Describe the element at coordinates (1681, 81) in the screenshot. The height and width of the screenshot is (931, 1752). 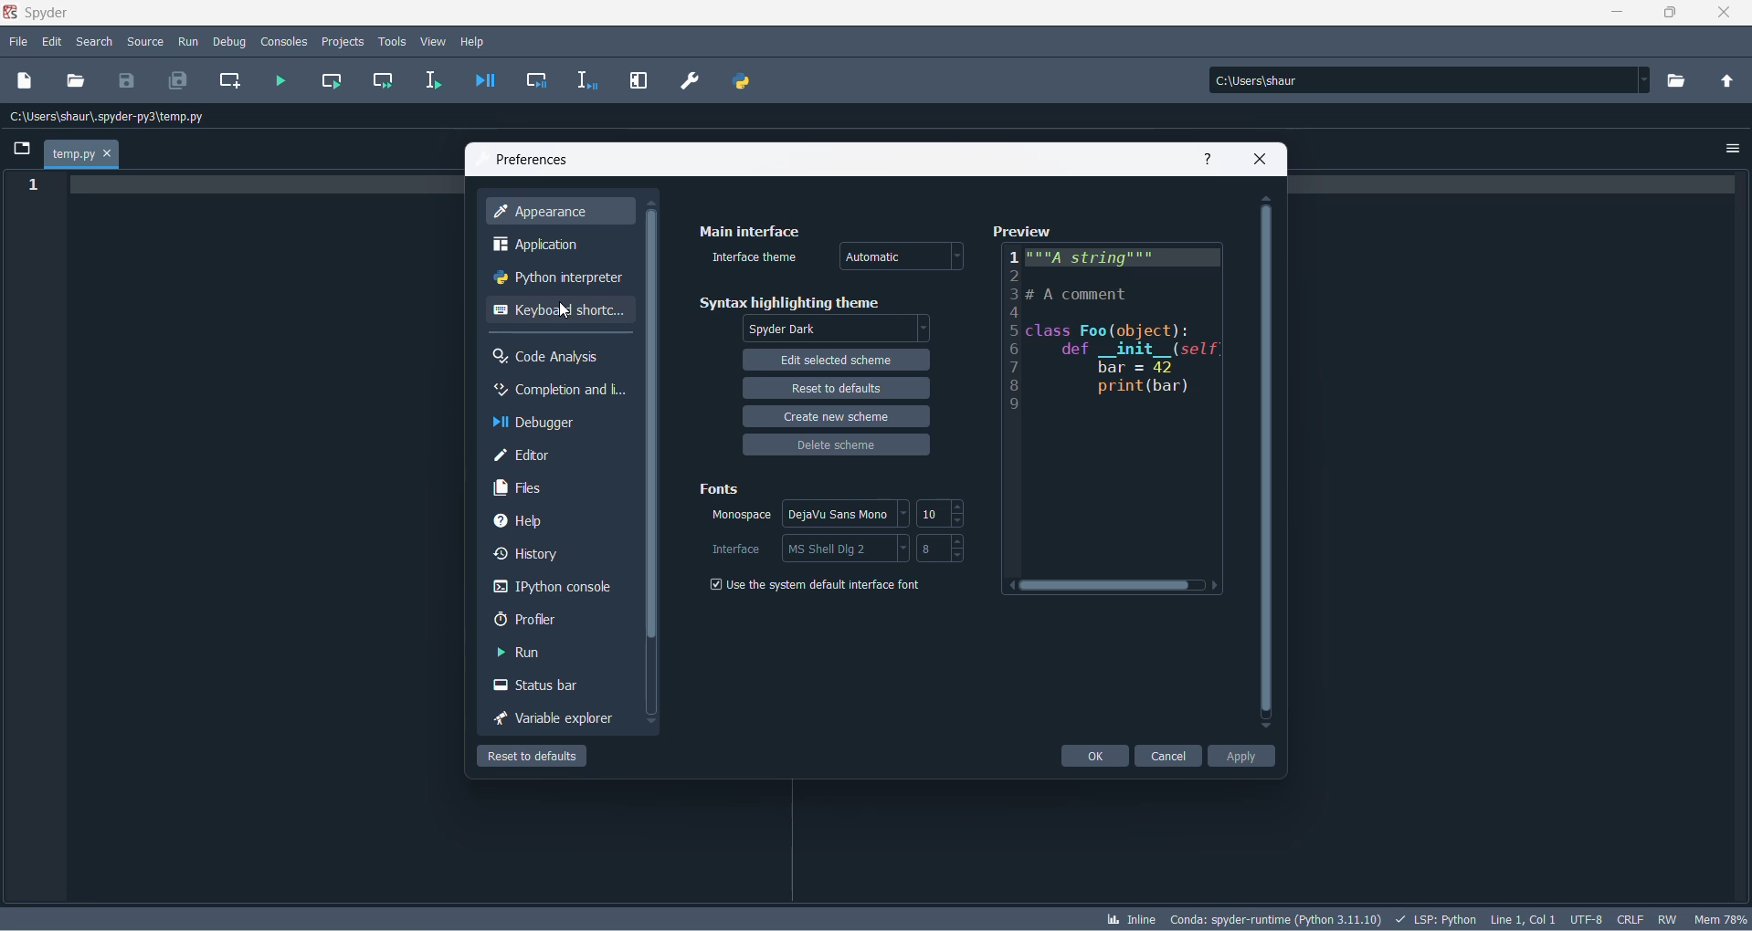
I see `directory` at that location.